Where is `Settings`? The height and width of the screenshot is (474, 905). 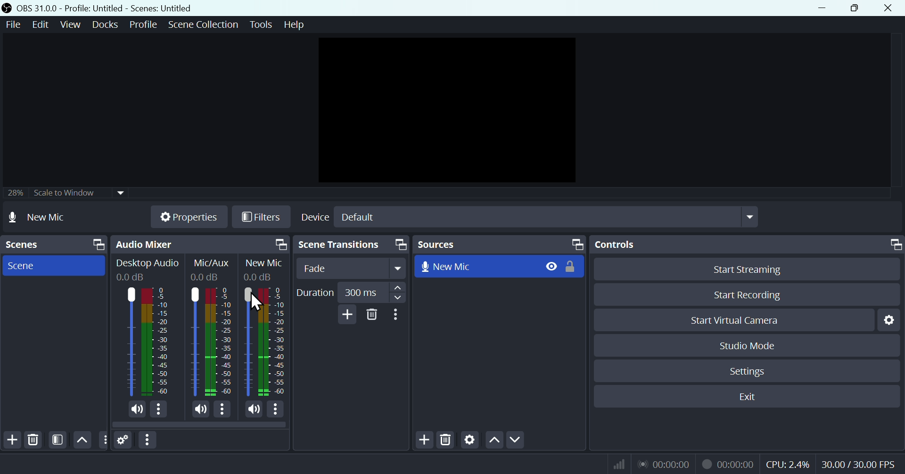 Settings is located at coordinates (470, 441).